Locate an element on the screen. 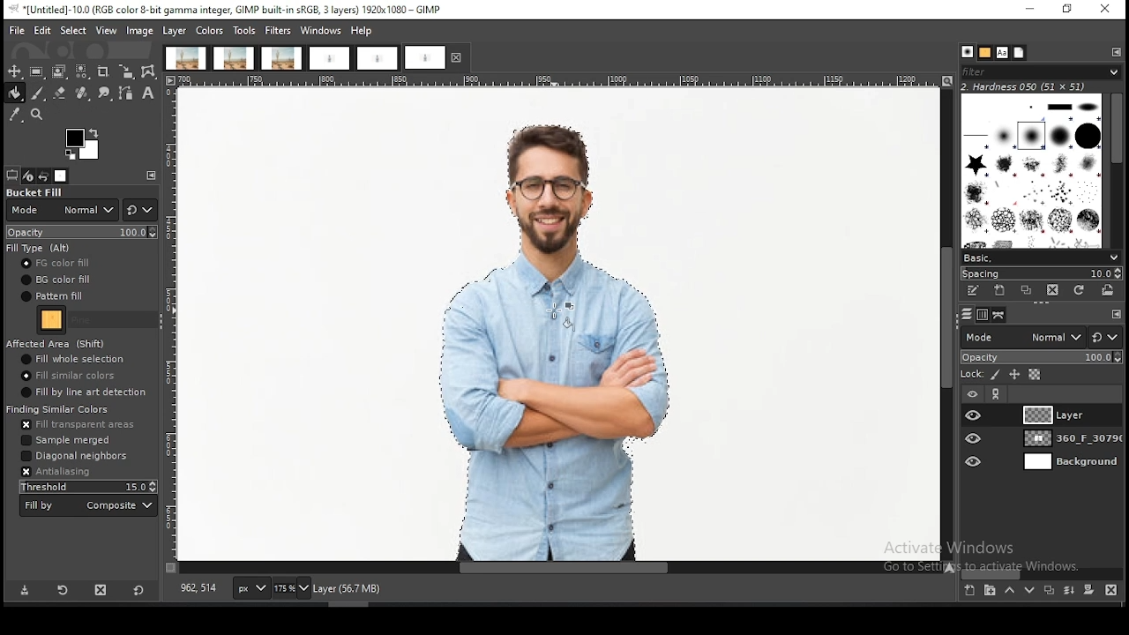 The image size is (1129, 635). project tab is located at coordinates (437, 57).